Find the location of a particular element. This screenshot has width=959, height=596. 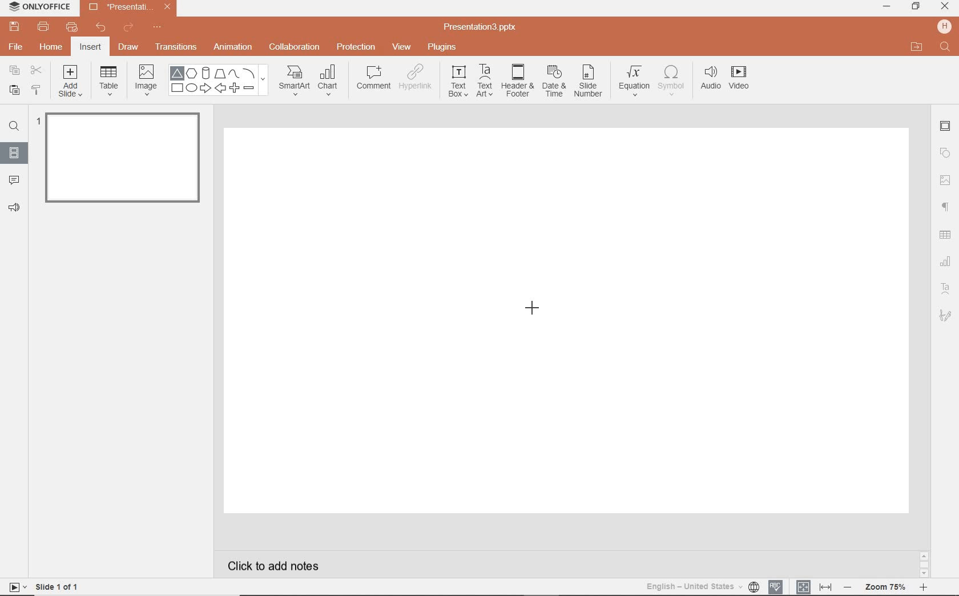

SMARTART is located at coordinates (295, 84).